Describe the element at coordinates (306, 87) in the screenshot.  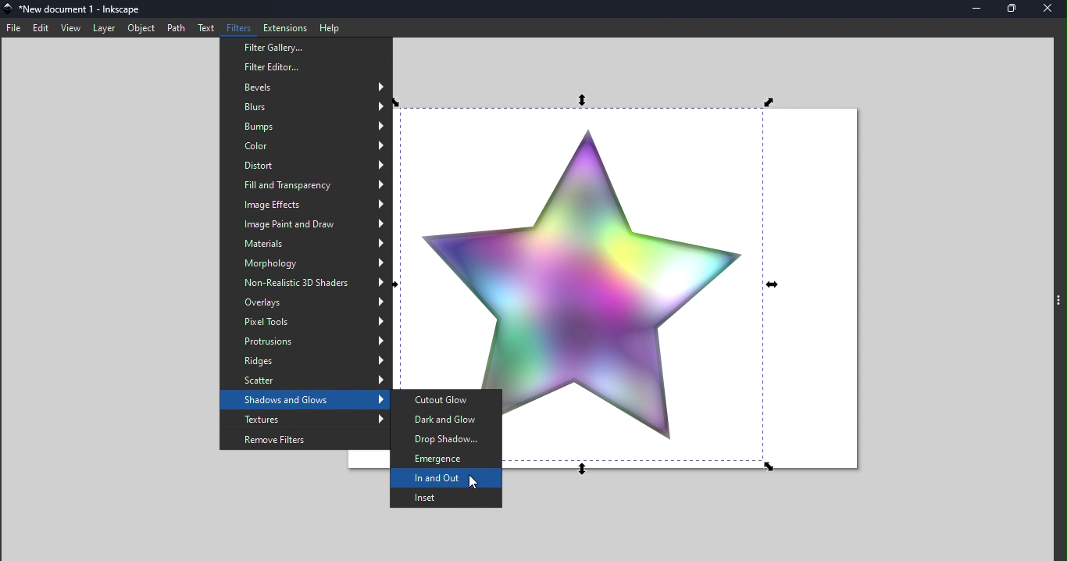
I see `Bevels` at that location.